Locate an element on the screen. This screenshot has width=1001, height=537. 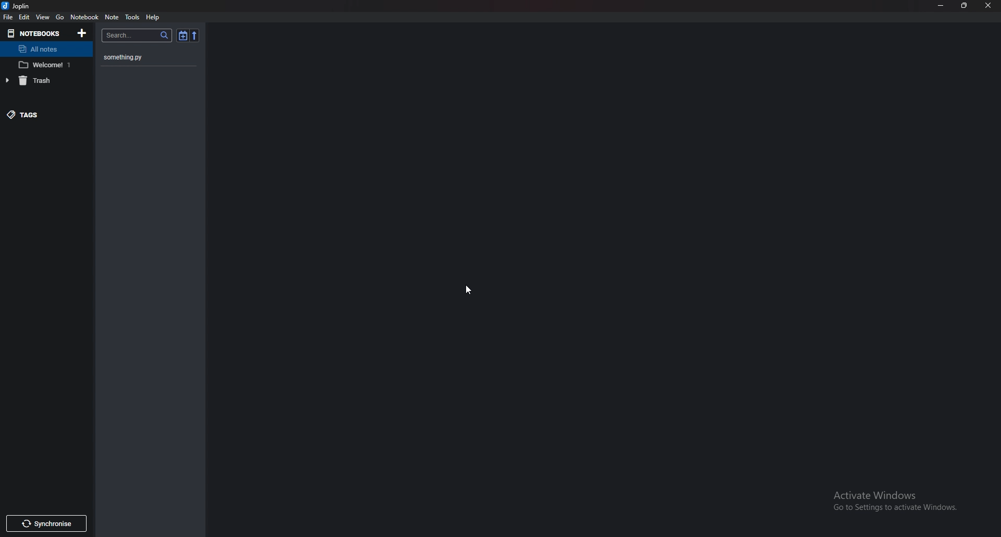
joplin is located at coordinates (16, 6).